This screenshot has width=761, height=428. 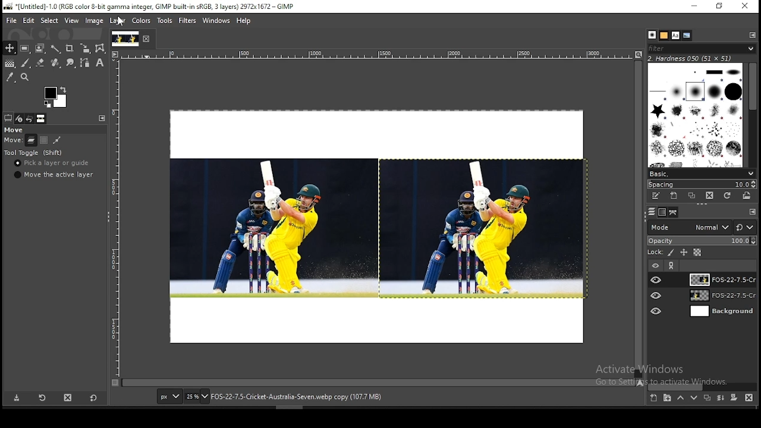 I want to click on lock alpha channel, so click(x=697, y=253).